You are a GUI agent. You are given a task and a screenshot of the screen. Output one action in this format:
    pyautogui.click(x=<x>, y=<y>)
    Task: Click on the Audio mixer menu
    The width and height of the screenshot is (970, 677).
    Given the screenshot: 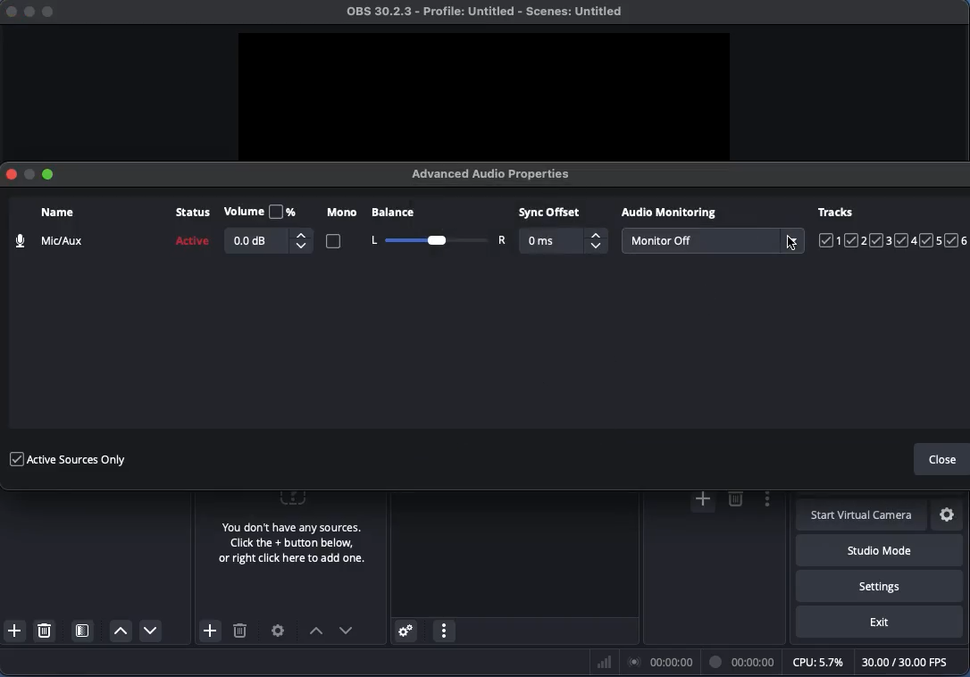 What is the action you would take?
    pyautogui.click(x=444, y=631)
    